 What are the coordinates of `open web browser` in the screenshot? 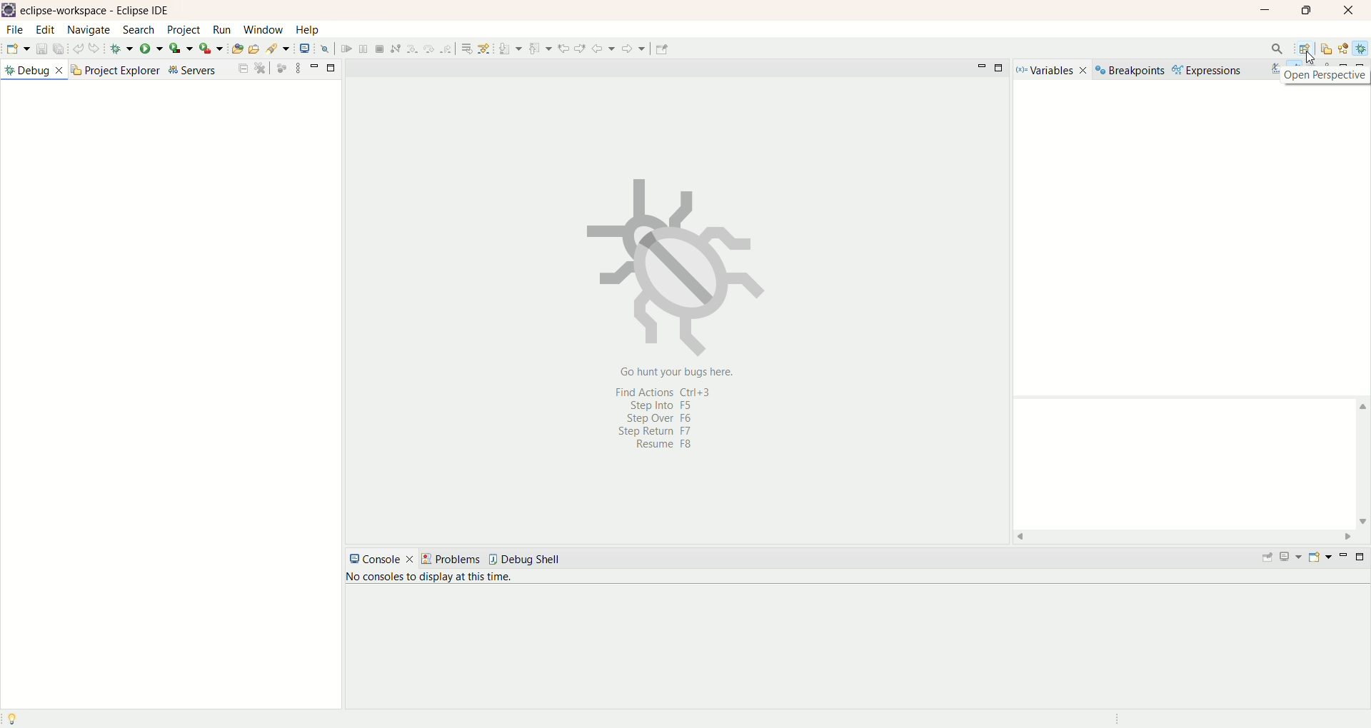 It's located at (369, 49).